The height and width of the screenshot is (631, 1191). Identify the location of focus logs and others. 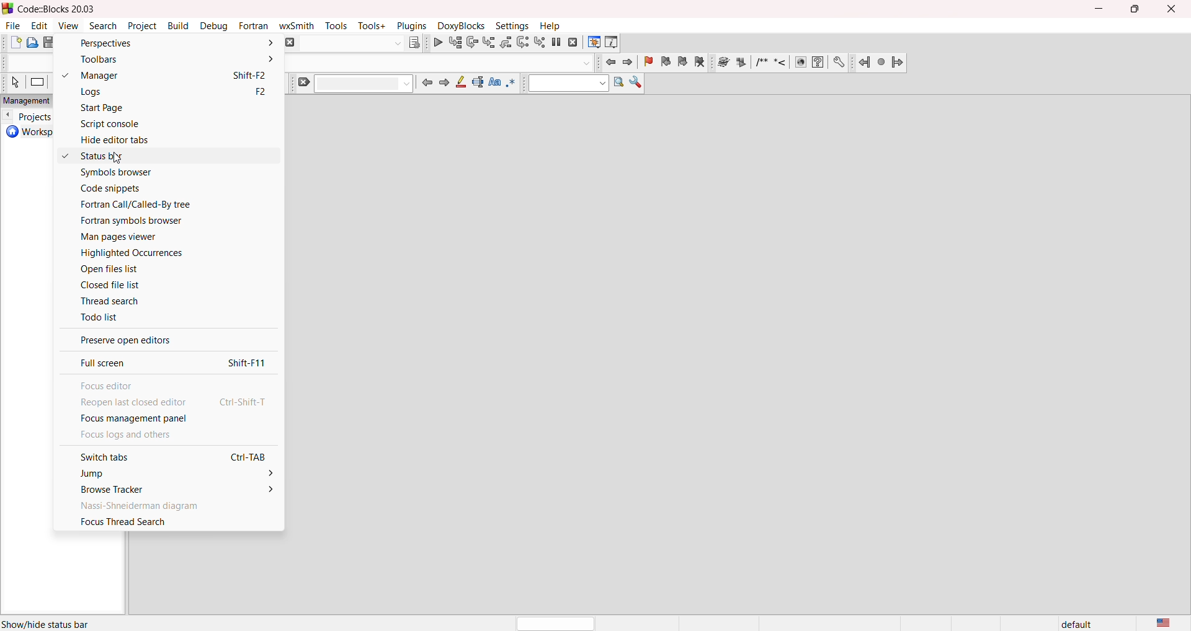
(166, 435).